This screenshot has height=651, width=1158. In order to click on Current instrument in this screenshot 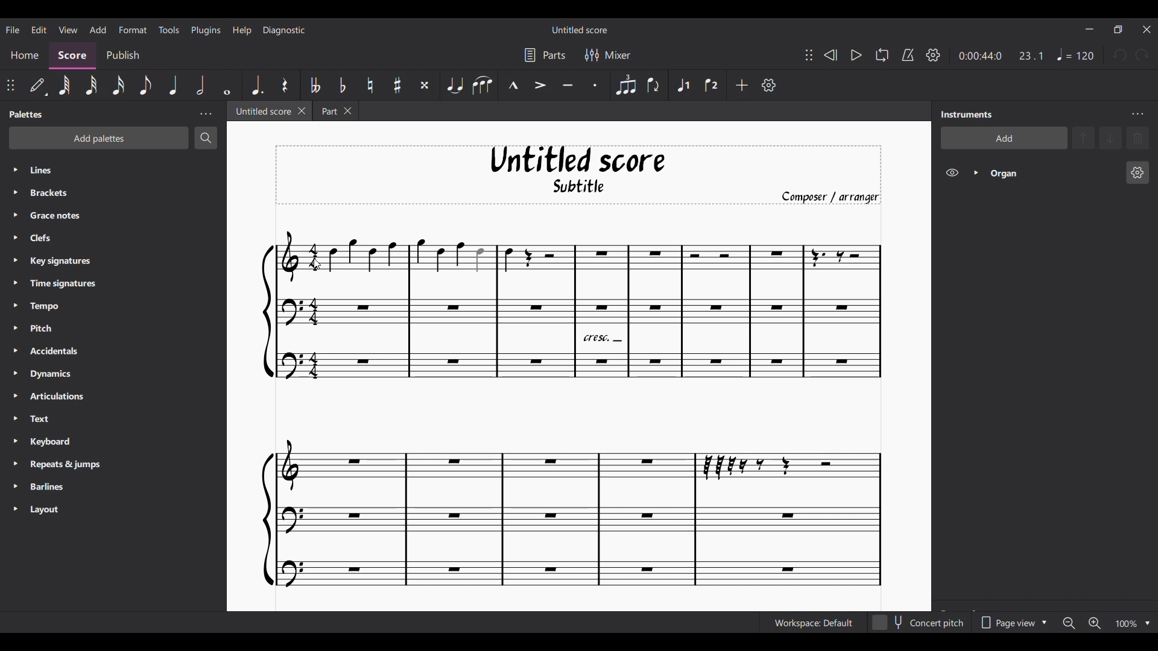, I will do `click(1054, 174)`.